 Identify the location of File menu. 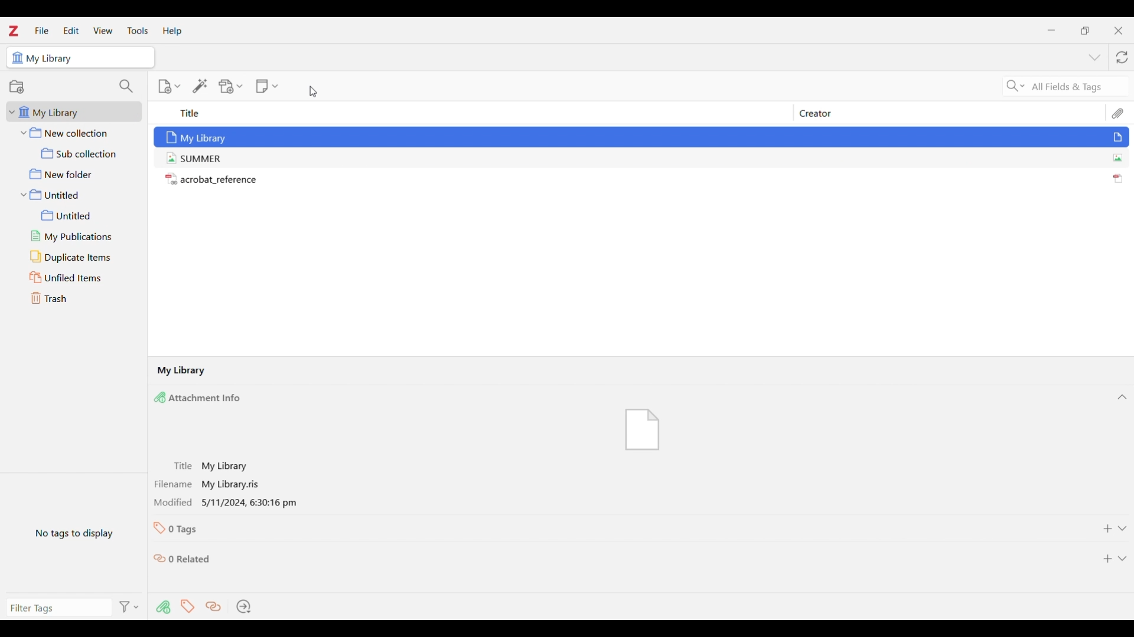
(42, 30).